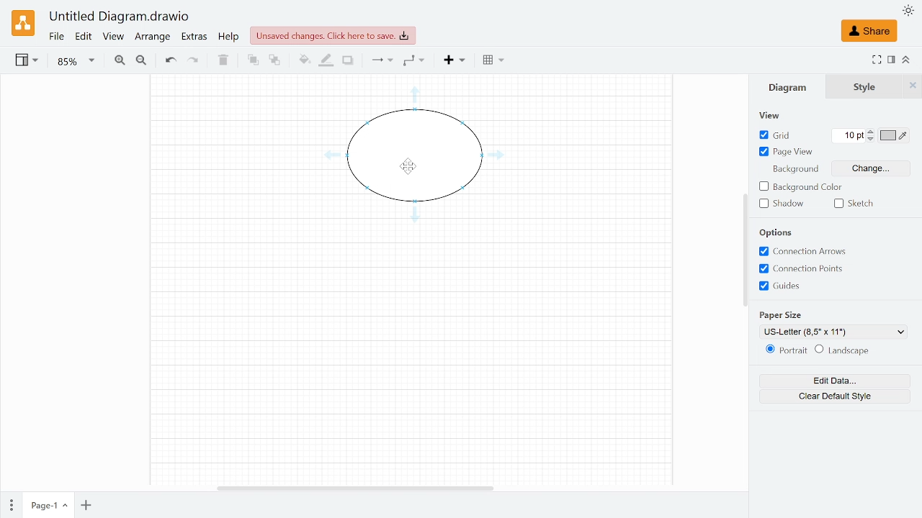  What do you see at coordinates (871, 132) in the screenshot?
I see `Increase grid count` at bounding box center [871, 132].